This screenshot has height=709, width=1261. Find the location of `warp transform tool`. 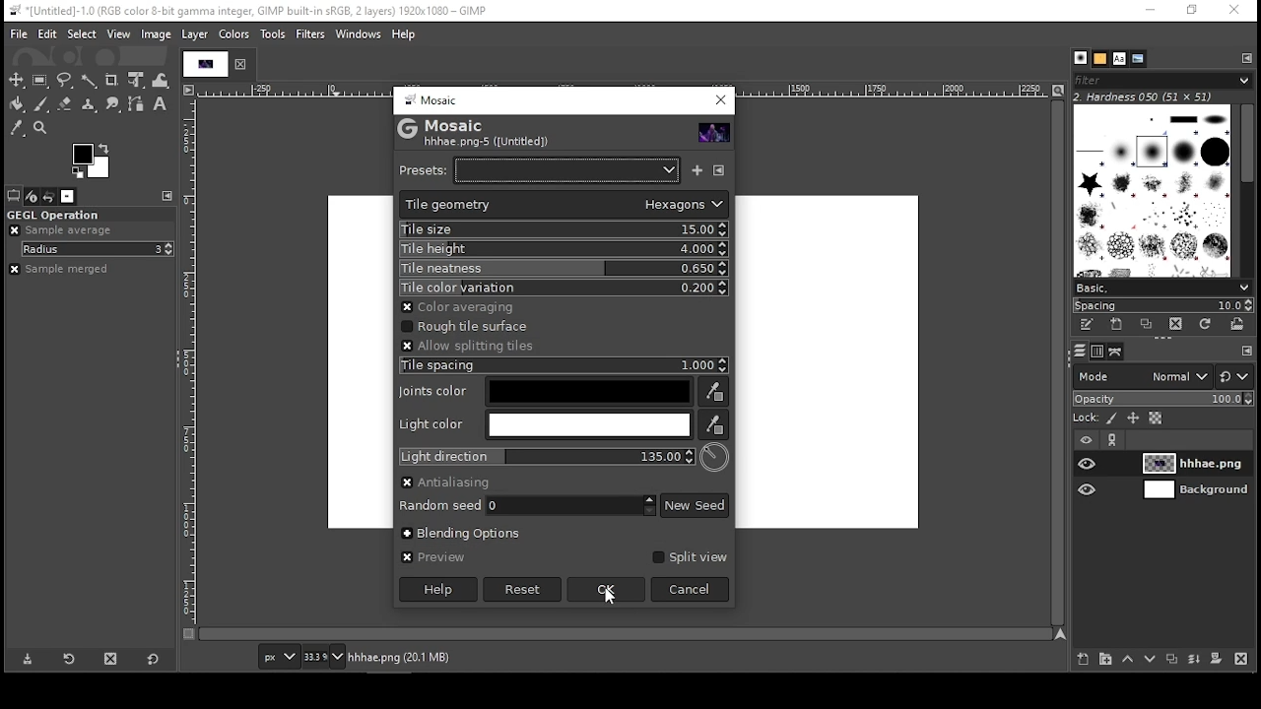

warp transform tool is located at coordinates (163, 80).